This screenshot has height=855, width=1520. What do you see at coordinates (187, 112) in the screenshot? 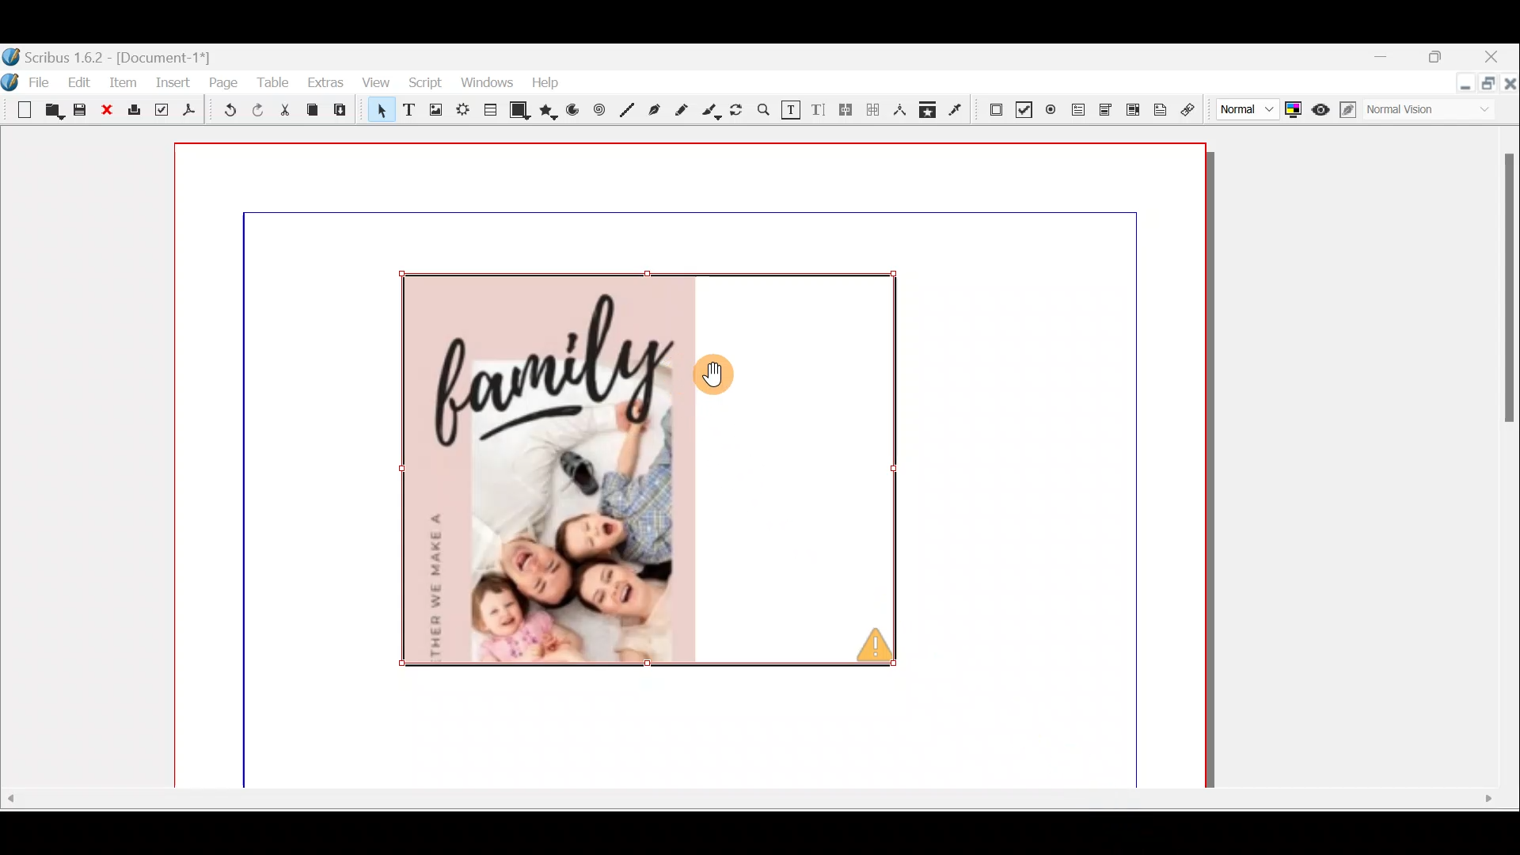
I see `Save as PDF` at bounding box center [187, 112].